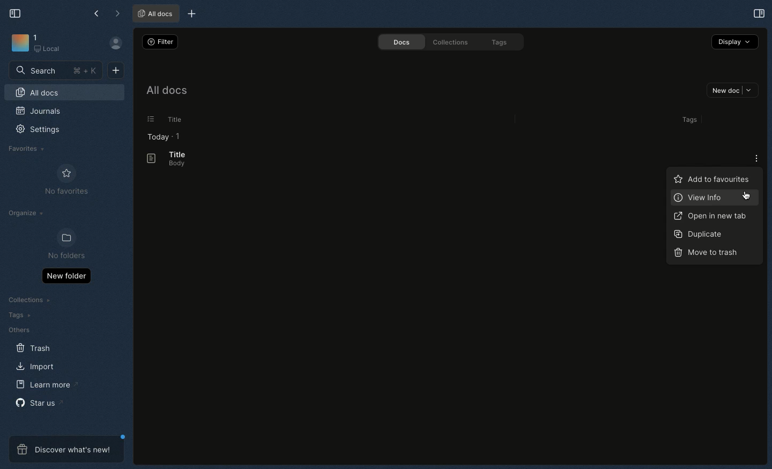 This screenshot has height=469, width=772. Describe the element at coordinates (120, 43) in the screenshot. I see `User` at that location.